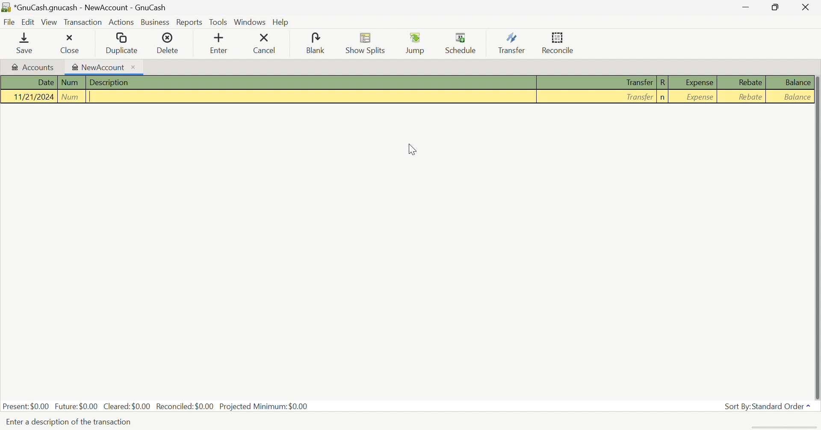  Describe the element at coordinates (281, 22) in the screenshot. I see `Help` at that location.